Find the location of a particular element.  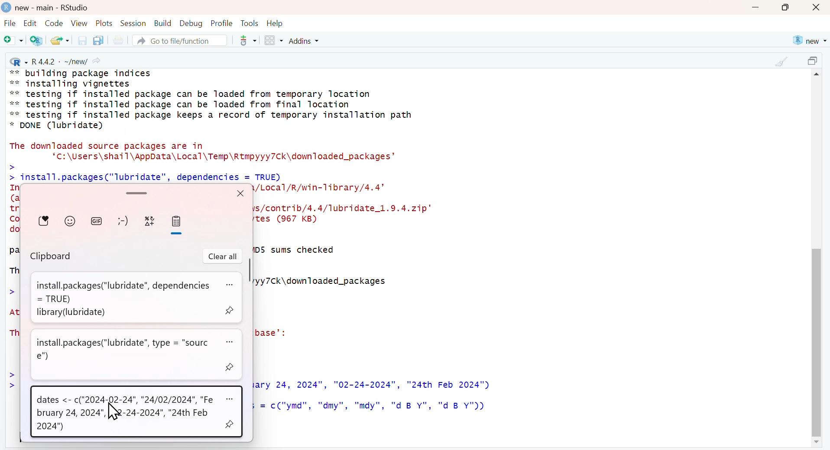

Plots is located at coordinates (104, 23).